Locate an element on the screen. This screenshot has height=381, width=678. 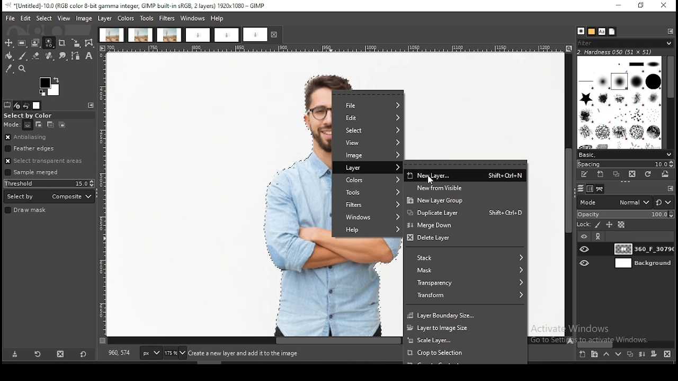
brushes is located at coordinates (620, 102).